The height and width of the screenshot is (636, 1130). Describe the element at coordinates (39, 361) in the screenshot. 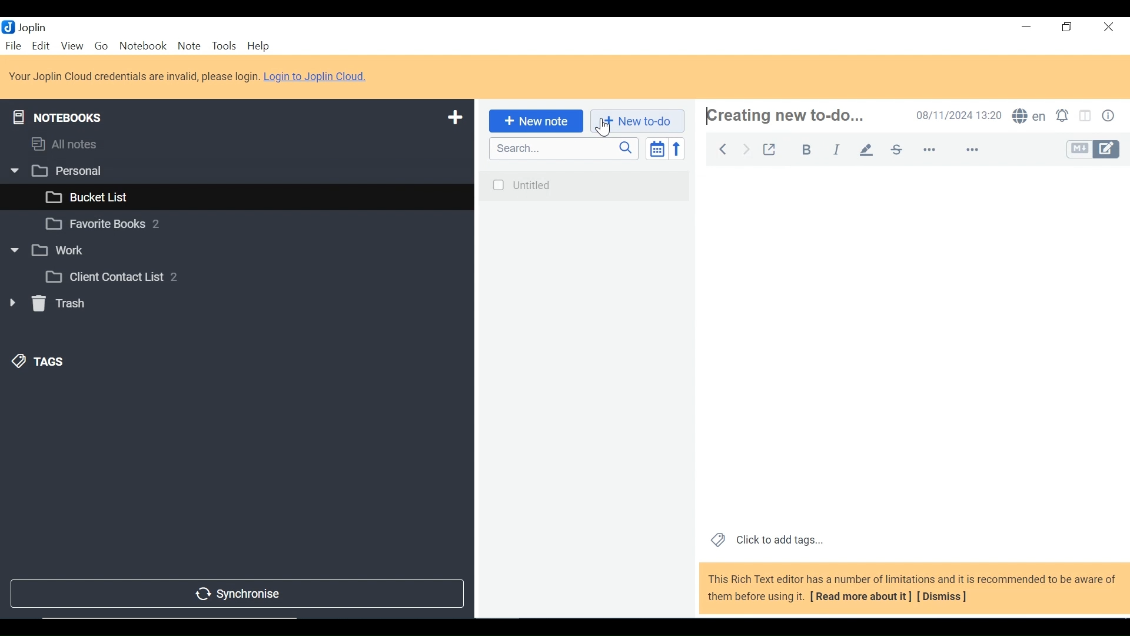

I see `Tags` at that location.